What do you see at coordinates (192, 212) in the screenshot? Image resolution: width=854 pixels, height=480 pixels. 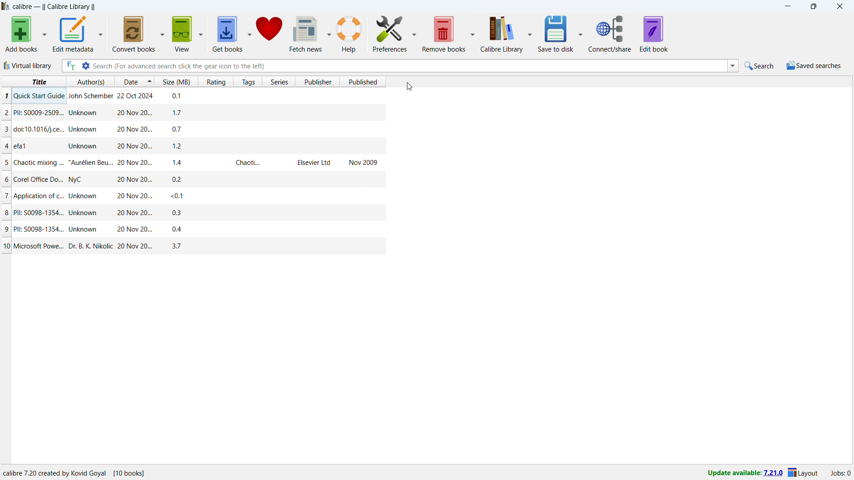 I see `PII: S0098-1354... Unknown 20 Nov 20... 03` at bounding box center [192, 212].